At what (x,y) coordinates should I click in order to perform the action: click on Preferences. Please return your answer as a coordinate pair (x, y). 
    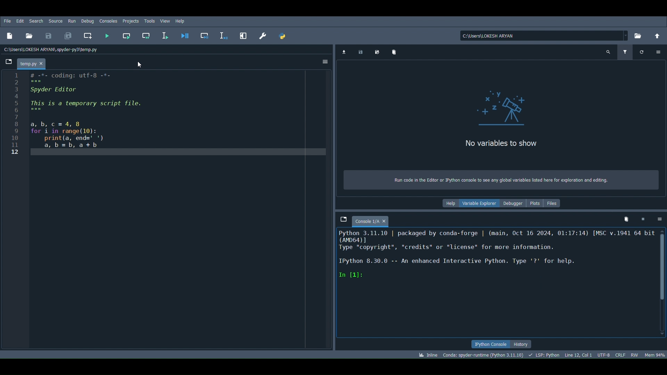
    Looking at the image, I should click on (265, 37).